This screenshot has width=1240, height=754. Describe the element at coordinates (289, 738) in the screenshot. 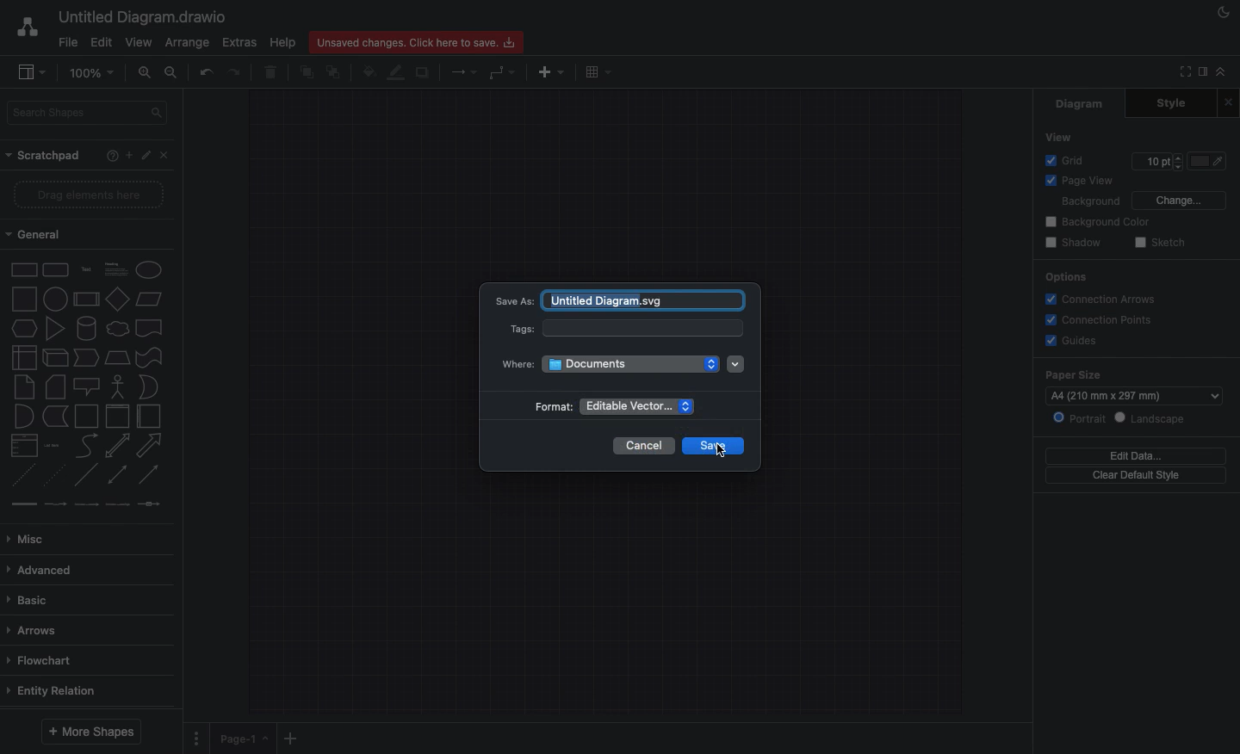

I see `Add` at that location.